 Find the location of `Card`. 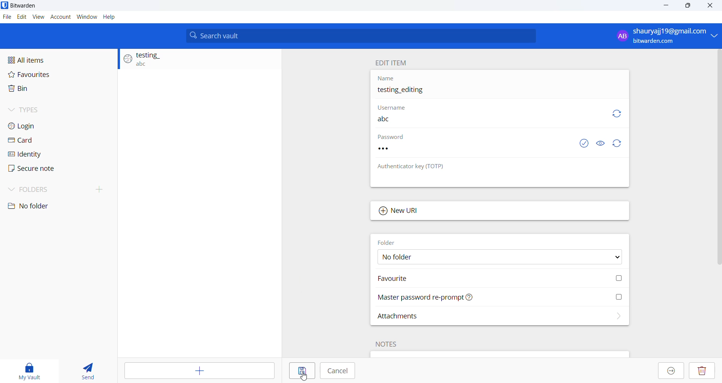

Card is located at coordinates (52, 141).